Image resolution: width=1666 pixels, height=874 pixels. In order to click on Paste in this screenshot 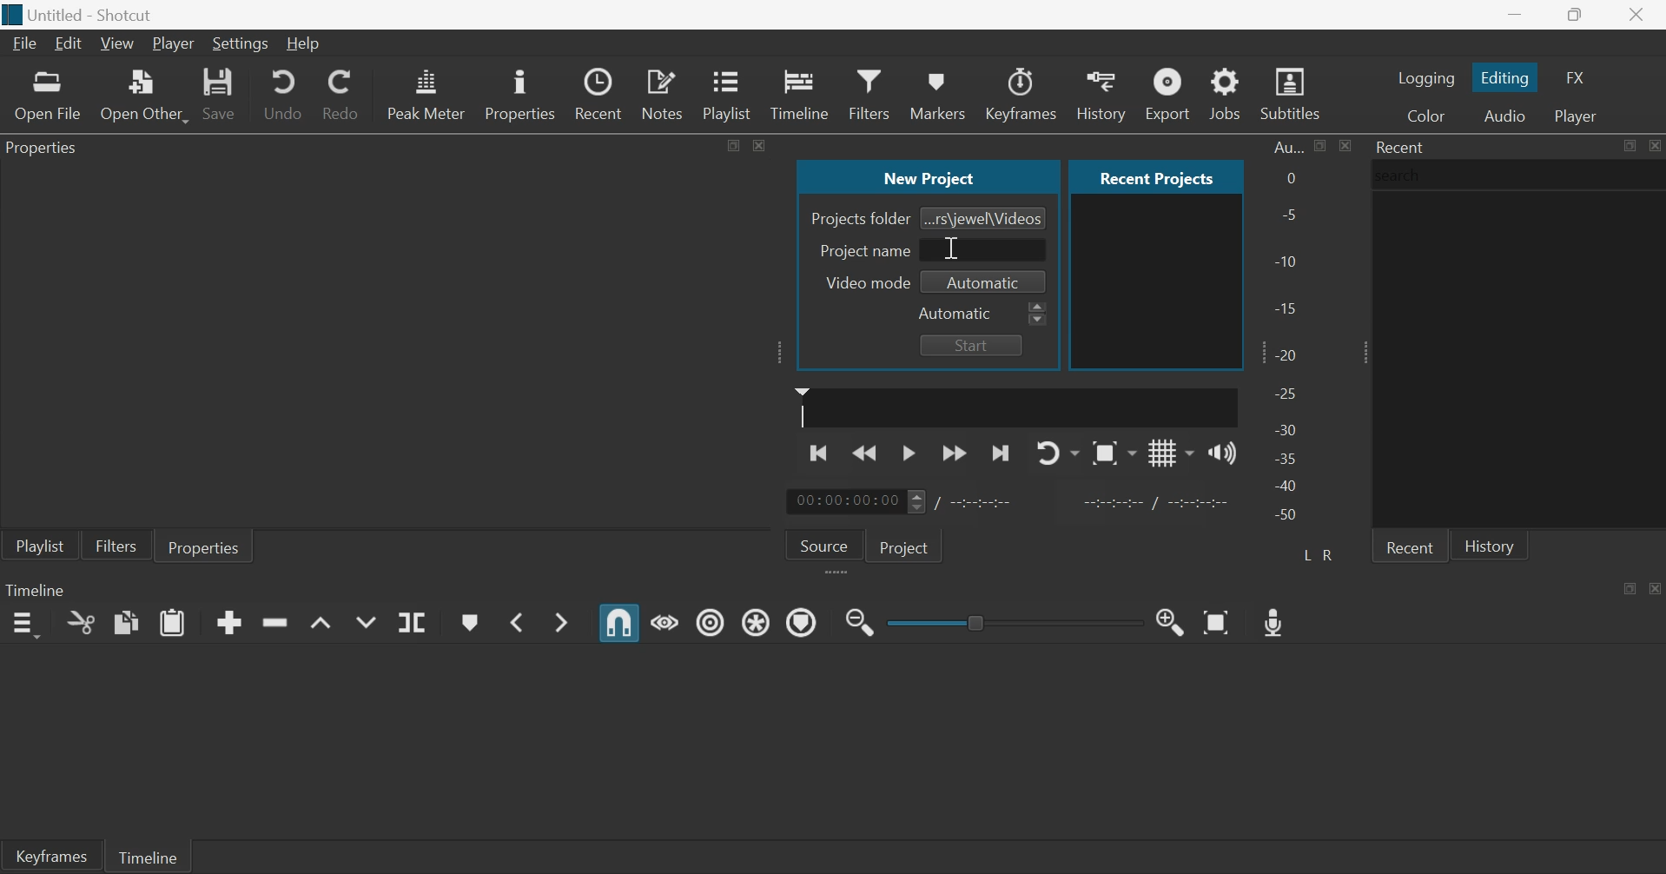, I will do `click(173, 621)`.